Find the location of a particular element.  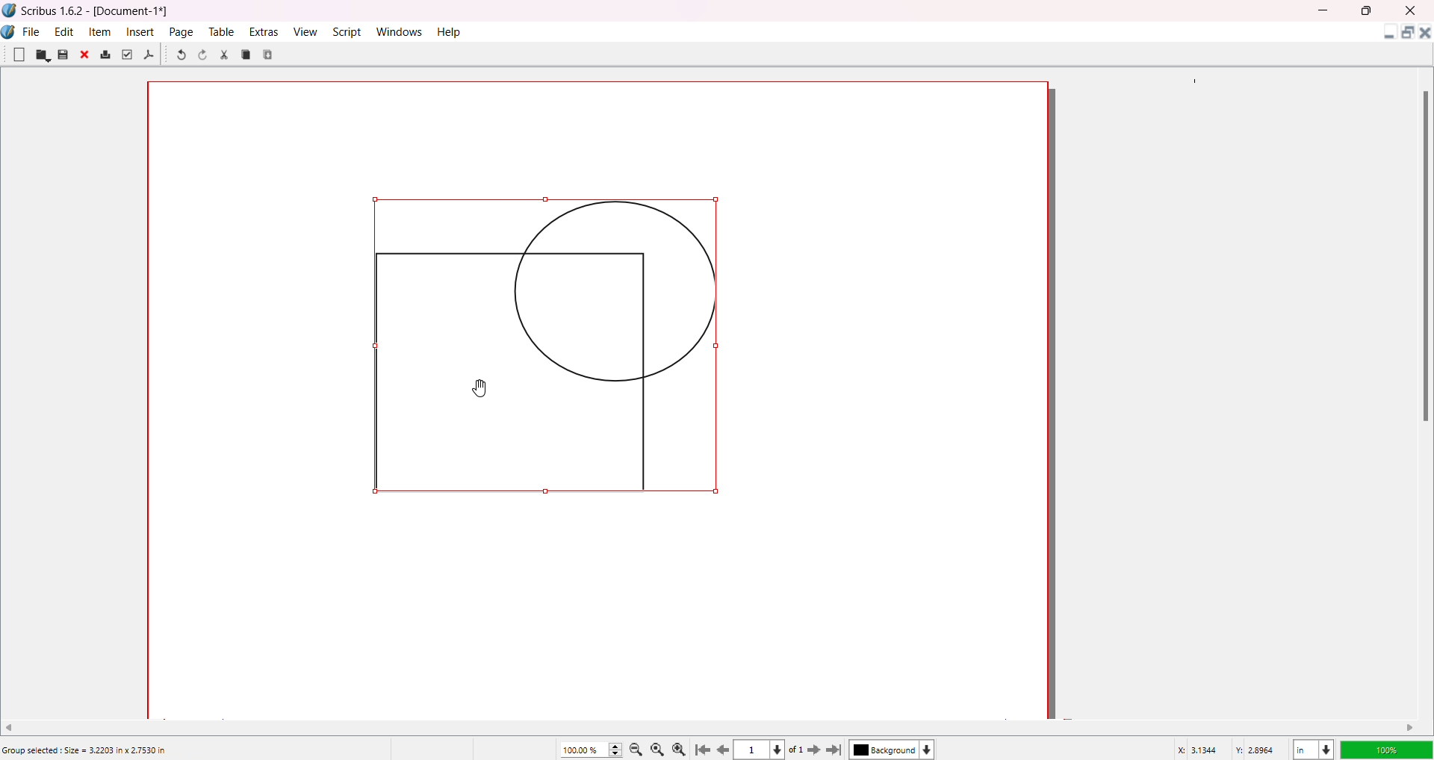

Latitude/Longitude is located at coordinates (1229, 749).